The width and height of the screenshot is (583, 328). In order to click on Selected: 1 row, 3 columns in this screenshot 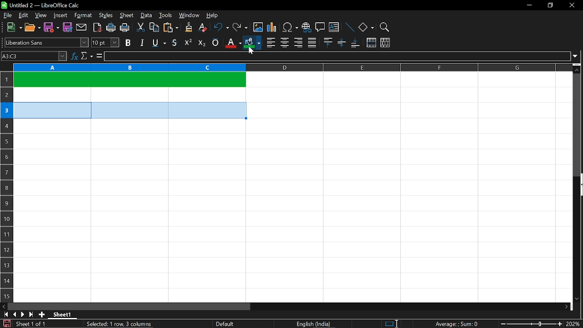, I will do `click(121, 324)`.